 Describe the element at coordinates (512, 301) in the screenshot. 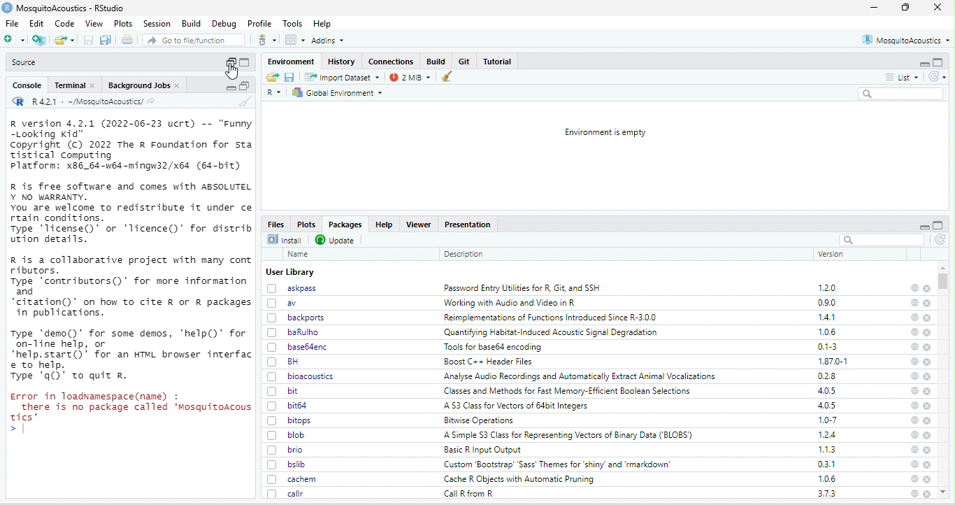

I see `‘Working with Audio and Video in R` at that location.